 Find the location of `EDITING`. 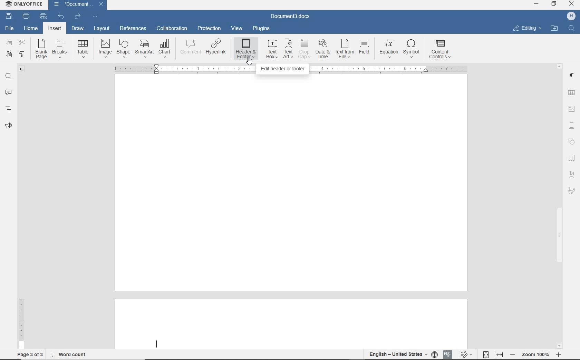

EDITING is located at coordinates (527, 29).